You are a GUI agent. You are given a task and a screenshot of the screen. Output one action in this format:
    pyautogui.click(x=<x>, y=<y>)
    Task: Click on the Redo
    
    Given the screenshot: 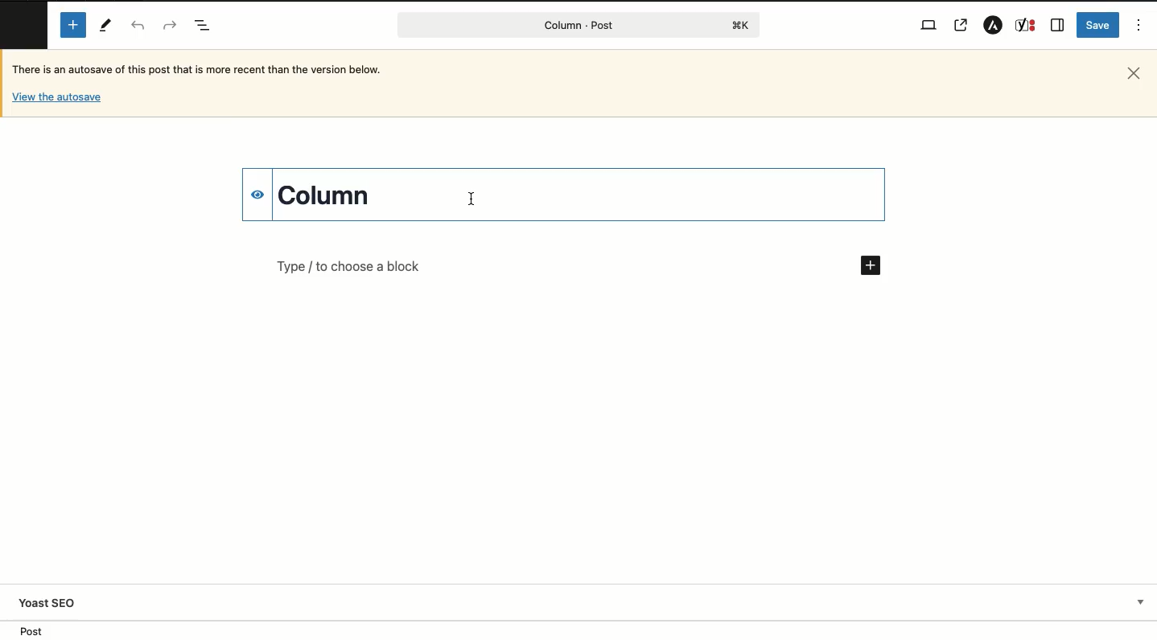 What is the action you would take?
    pyautogui.click(x=171, y=25)
    